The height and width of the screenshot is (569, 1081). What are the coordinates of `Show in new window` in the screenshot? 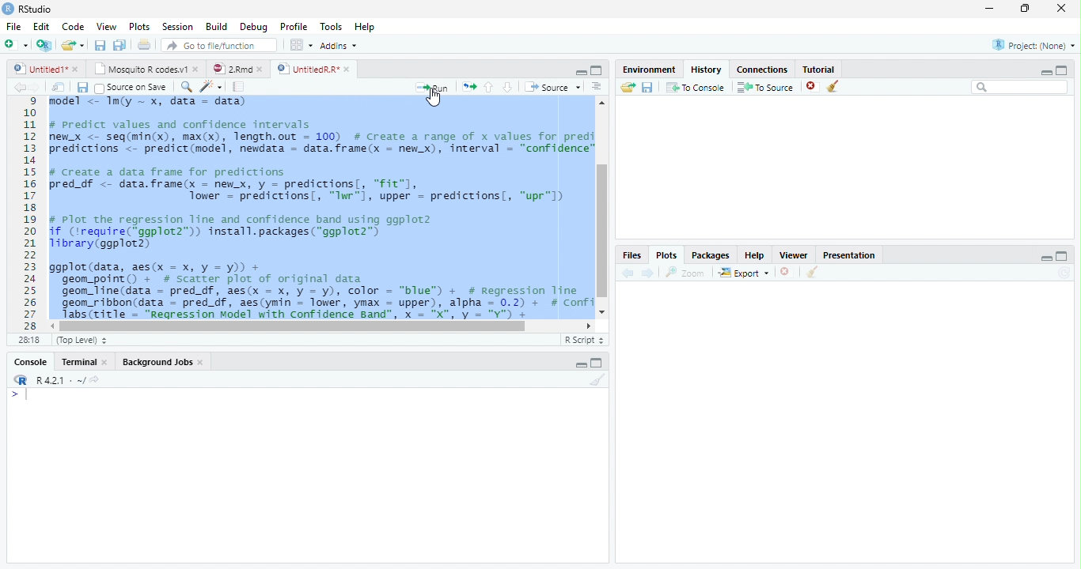 It's located at (59, 88).